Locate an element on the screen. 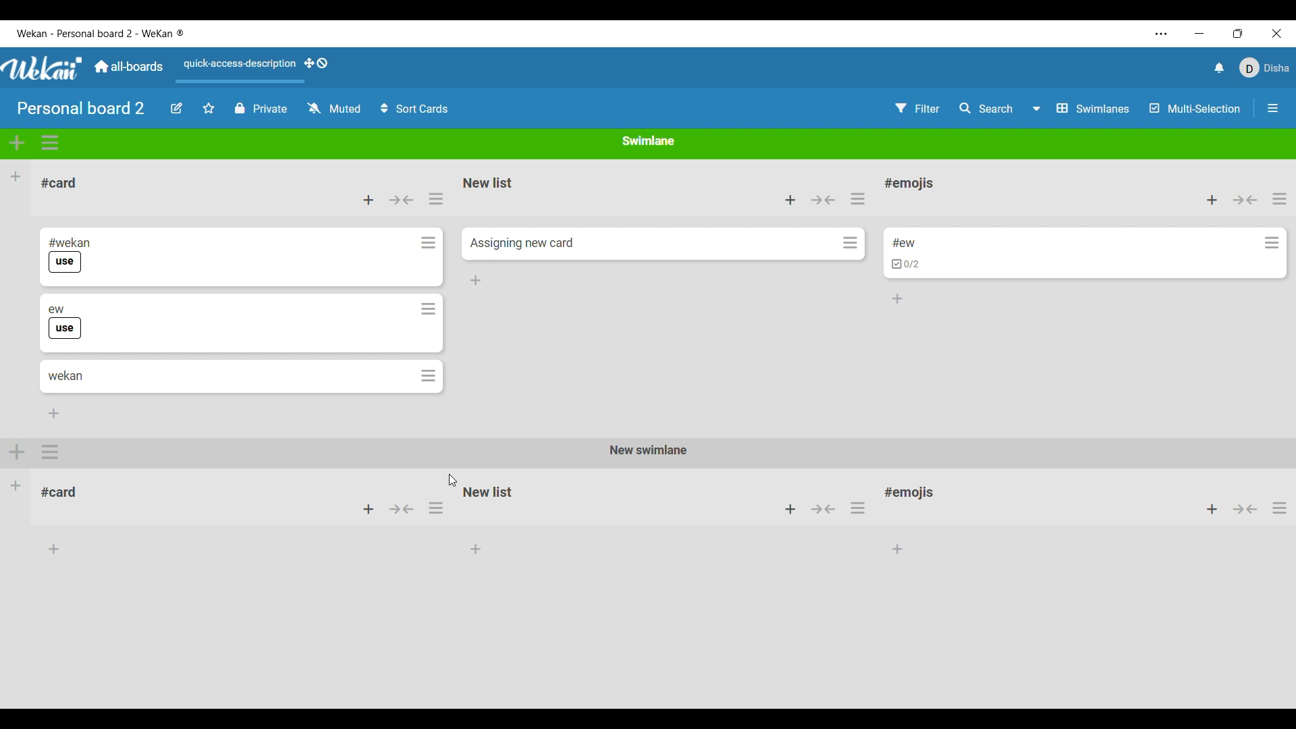 The image size is (1296, 729). Current swimlane is located at coordinates (649, 140).